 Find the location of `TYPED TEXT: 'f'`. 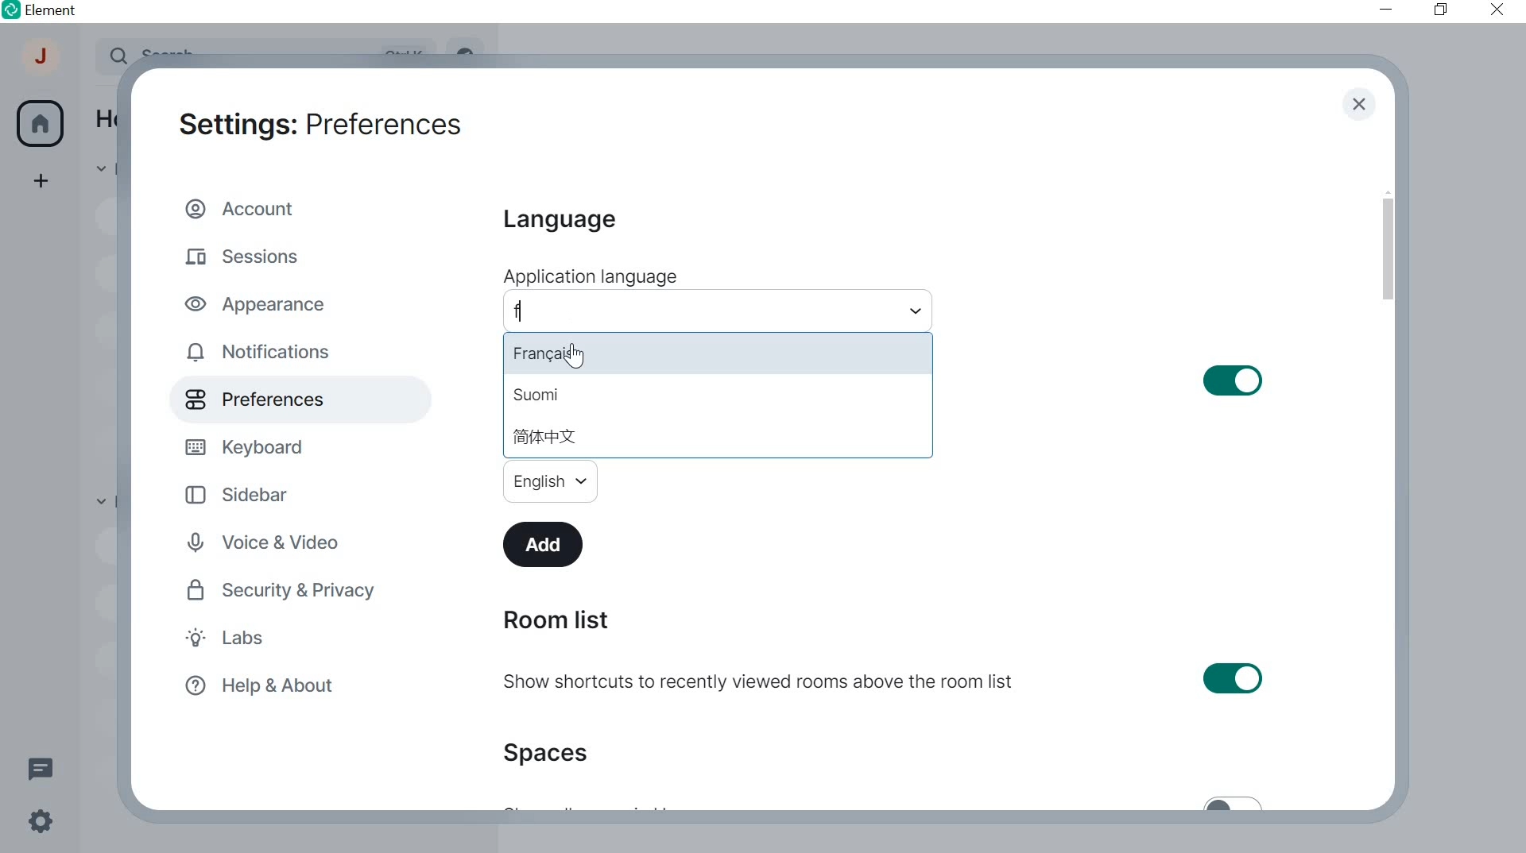

TYPED TEXT: 'f' is located at coordinates (520, 315).